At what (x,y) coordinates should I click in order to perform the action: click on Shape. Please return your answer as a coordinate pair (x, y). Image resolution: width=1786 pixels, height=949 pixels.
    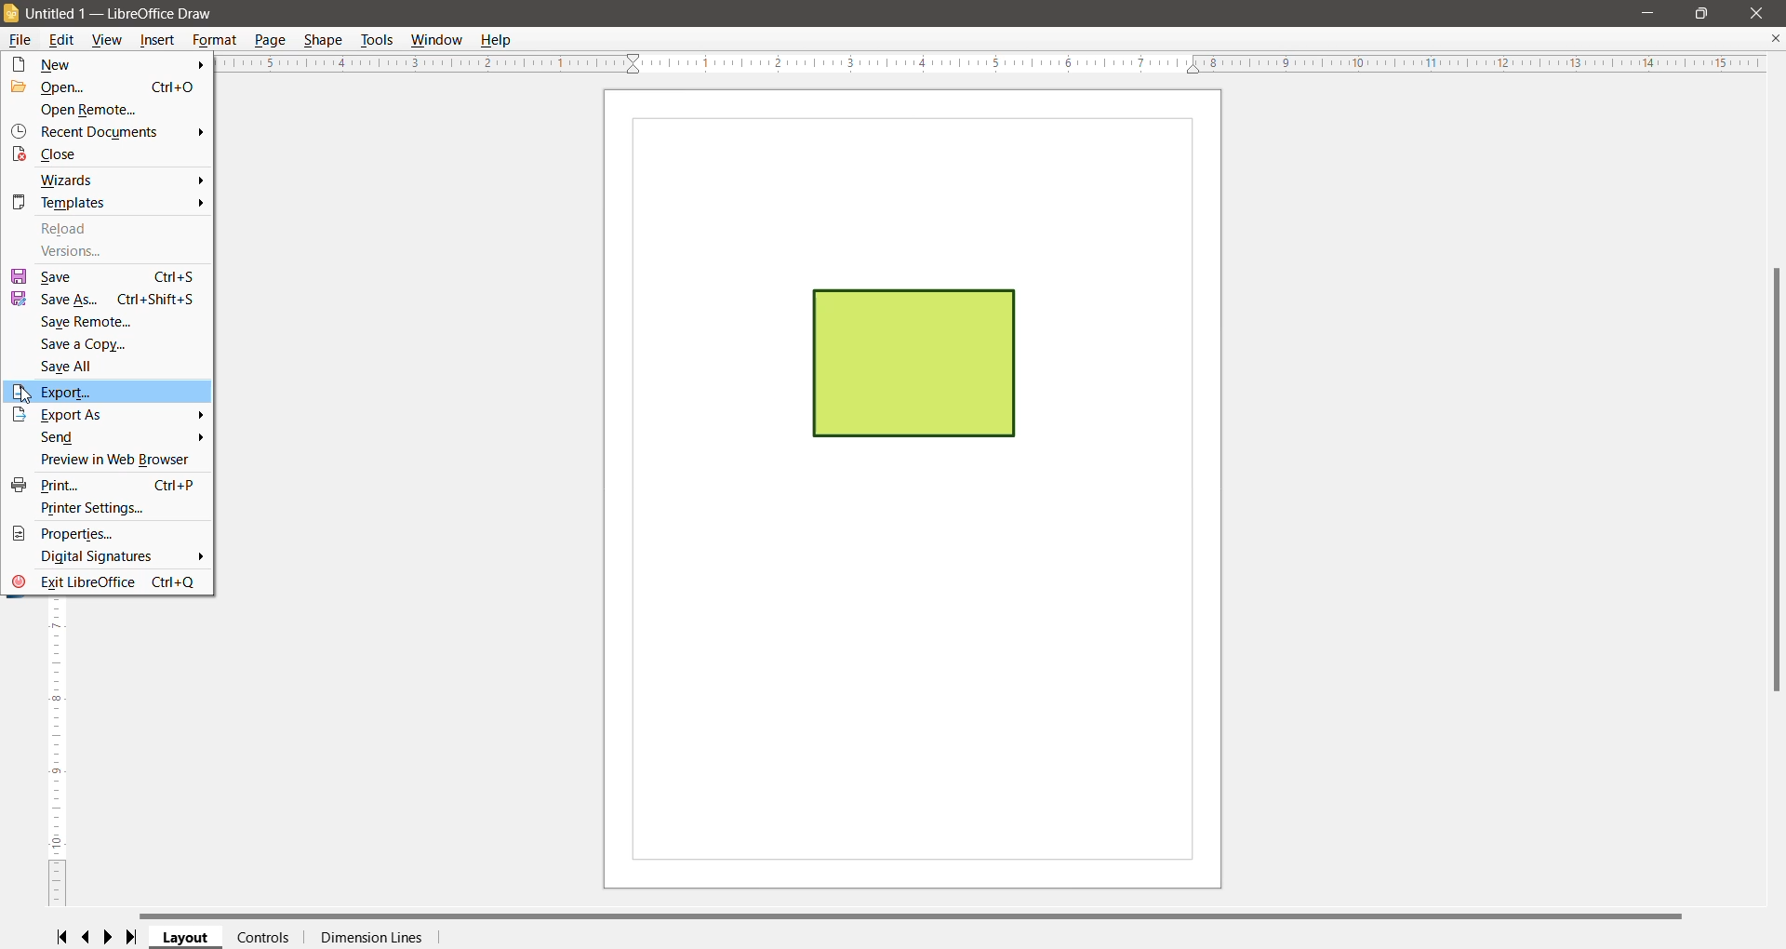
    Looking at the image, I should click on (323, 40).